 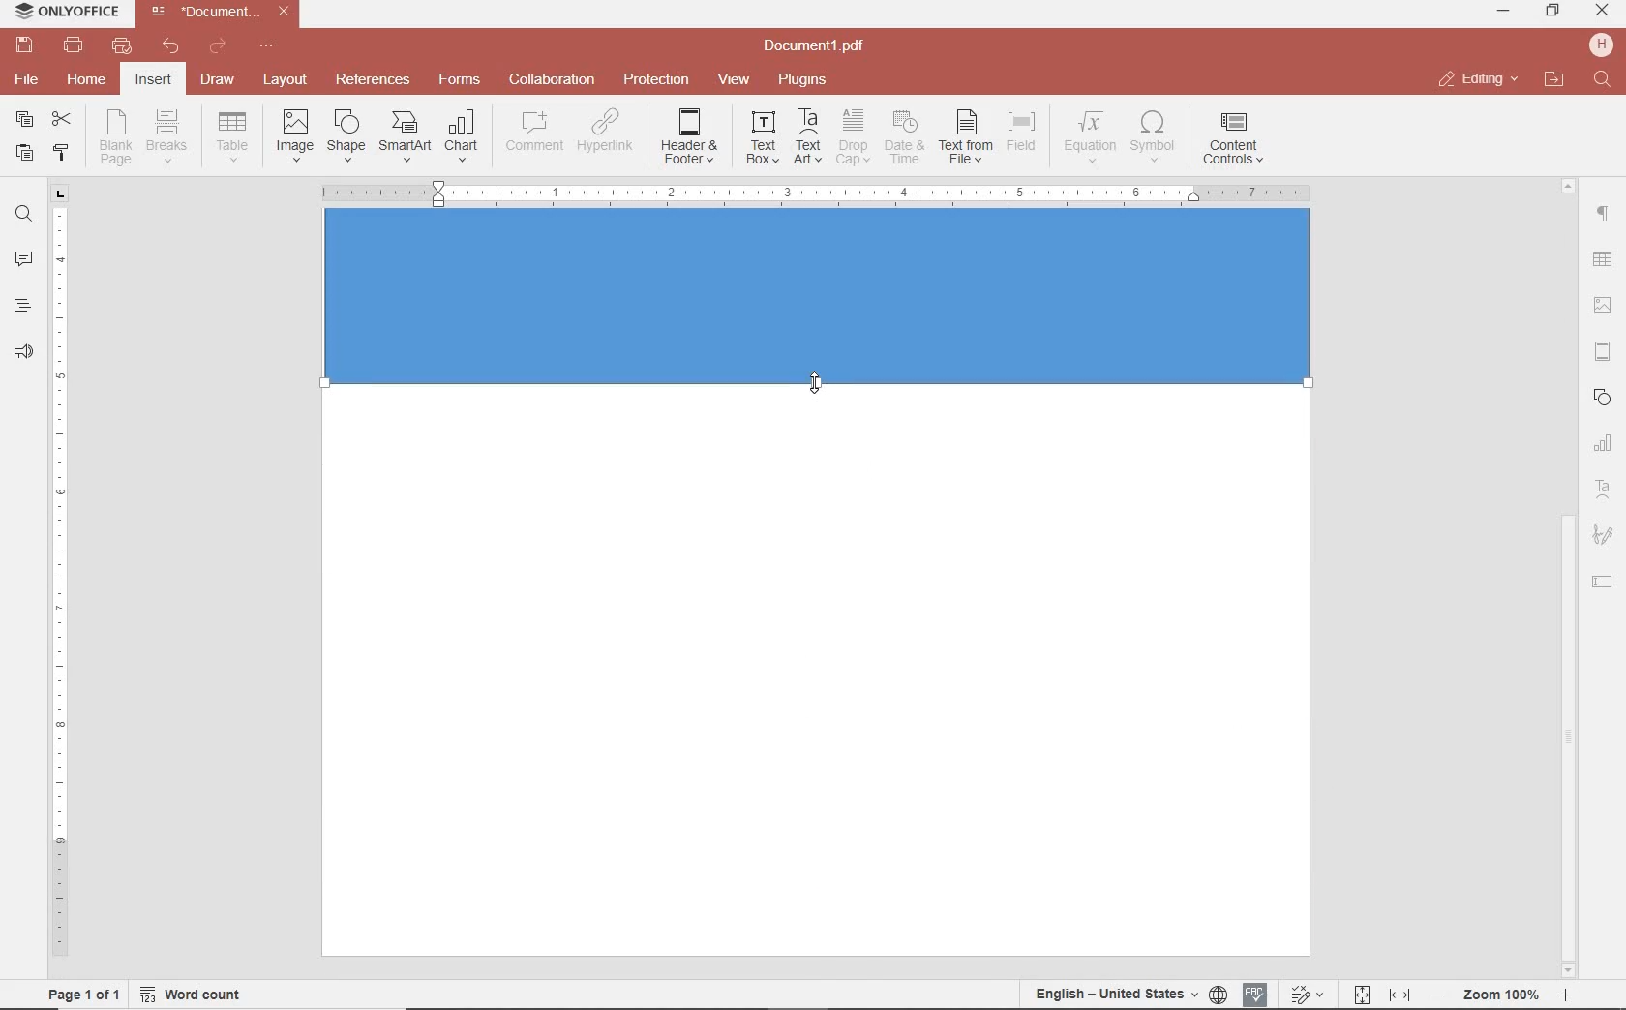 What do you see at coordinates (238, 134) in the screenshot?
I see `insert drop down` at bounding box center [238, 134].